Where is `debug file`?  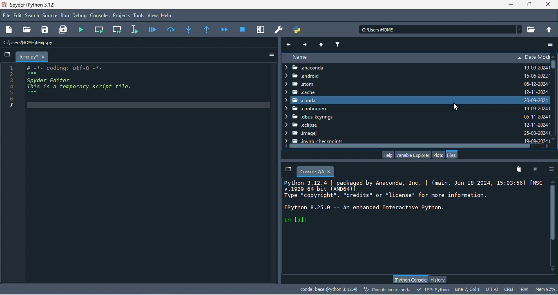 debug file is located at coordinates (153, 29).